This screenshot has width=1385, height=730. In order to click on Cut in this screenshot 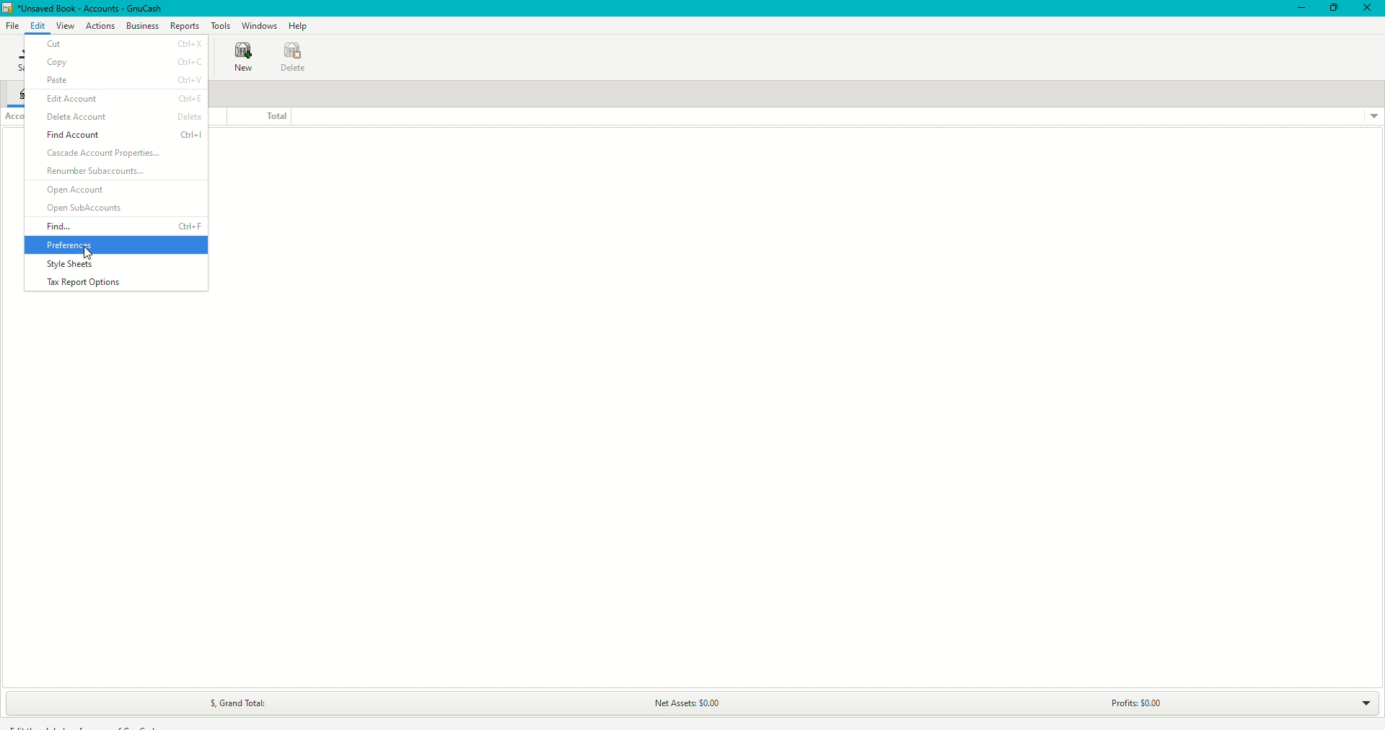, I will do `click(120, 44)`.